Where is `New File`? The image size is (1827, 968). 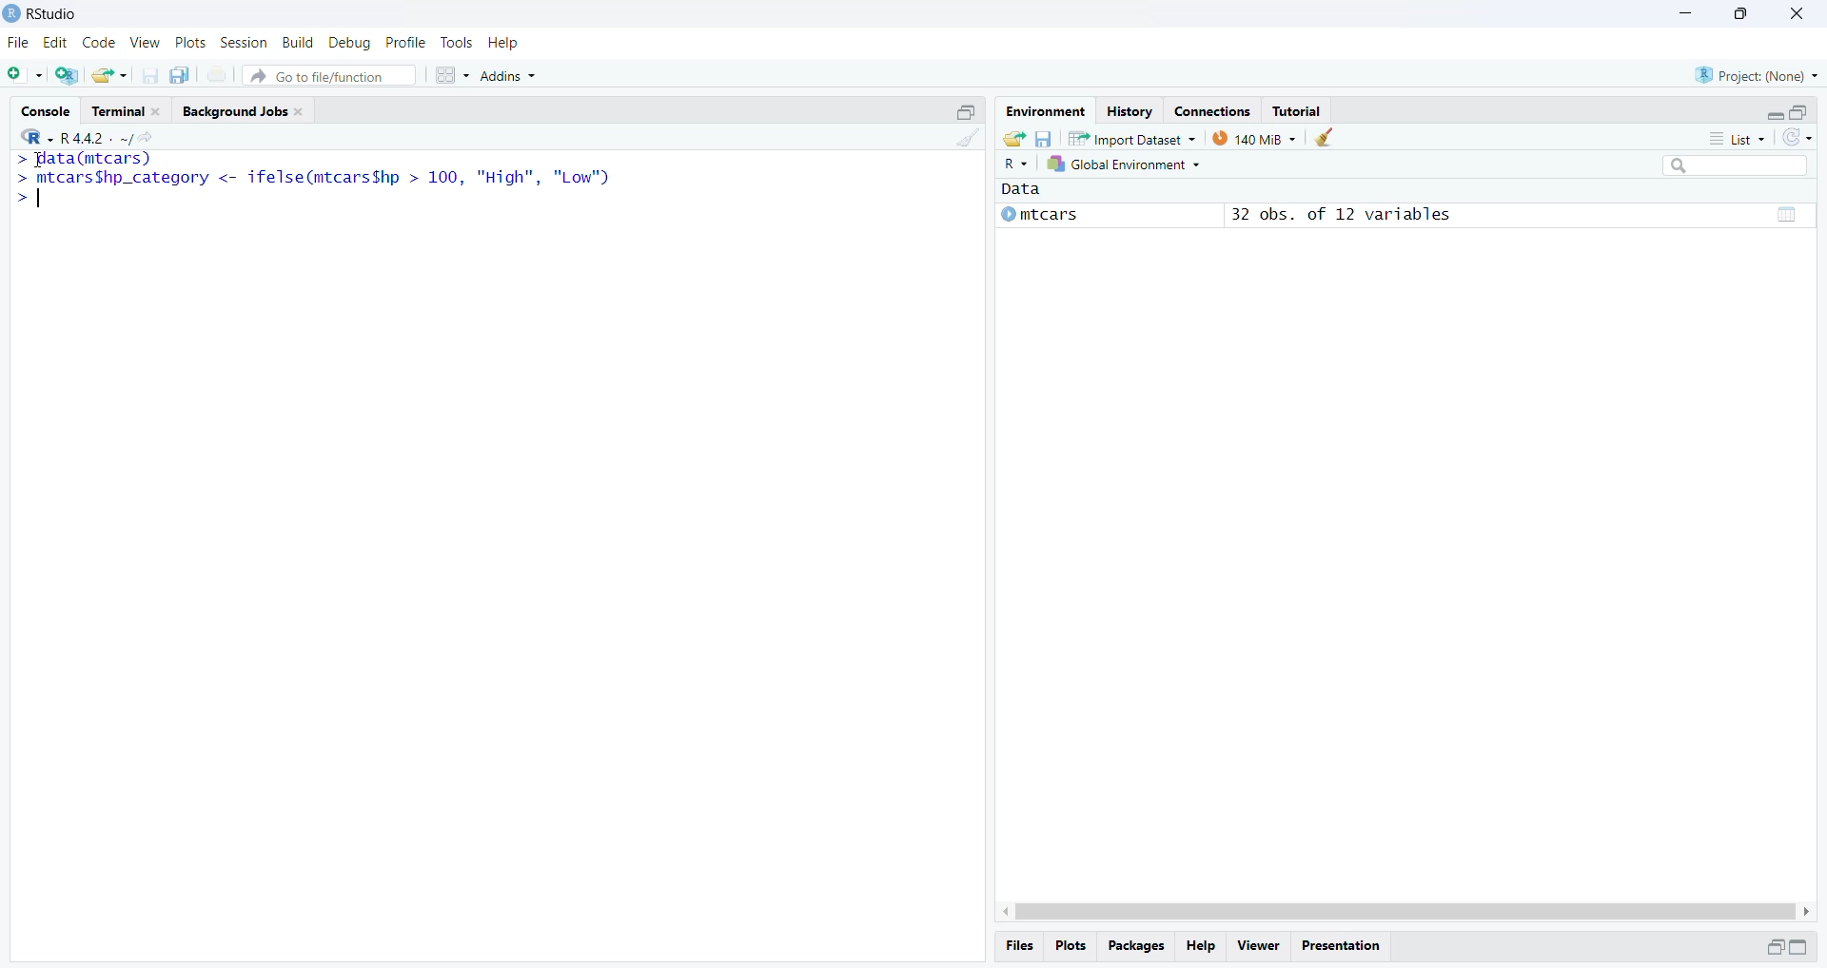 New File is located at coordinates (26, 74).